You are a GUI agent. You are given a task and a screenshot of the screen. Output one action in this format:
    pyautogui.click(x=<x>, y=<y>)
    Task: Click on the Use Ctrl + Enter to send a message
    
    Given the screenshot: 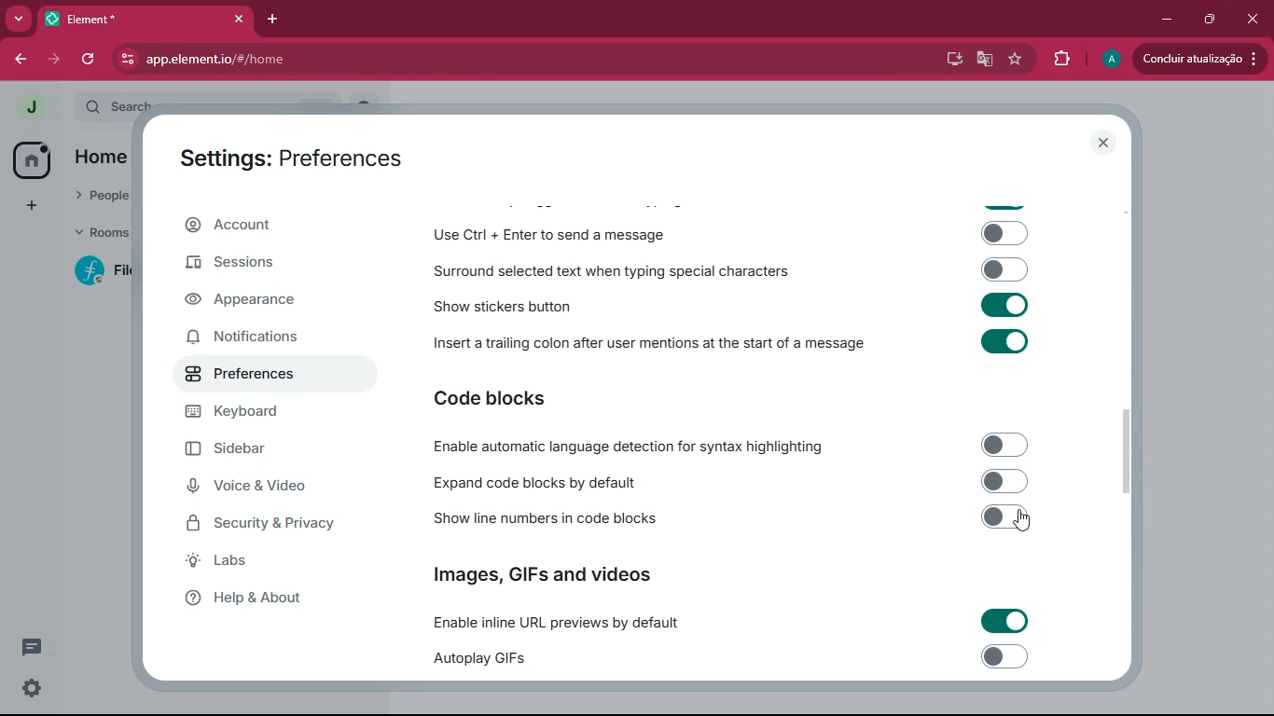 What is the action you would take?
    pyautogui.click(x=729, y=235)
    